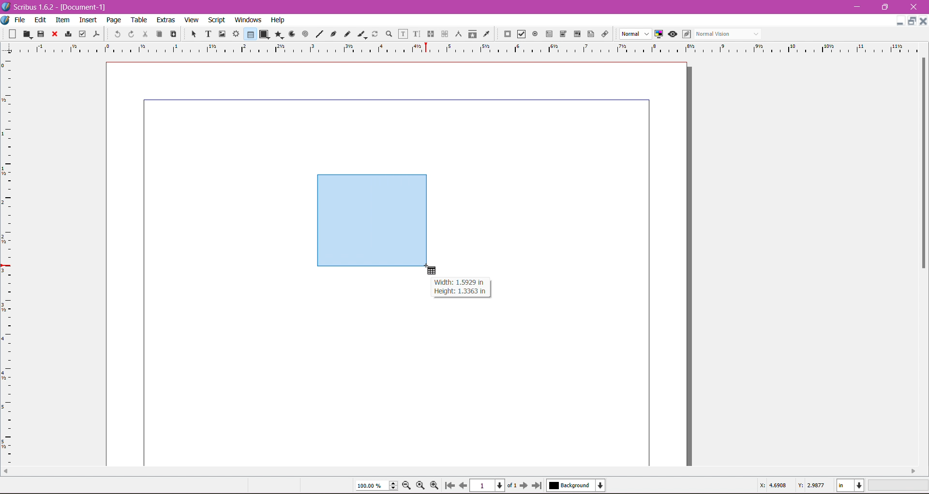 This screenshot has width=929, height=494. Describe the element at coordinates (914, 7) in the screenshot. I see `Close` at that location.